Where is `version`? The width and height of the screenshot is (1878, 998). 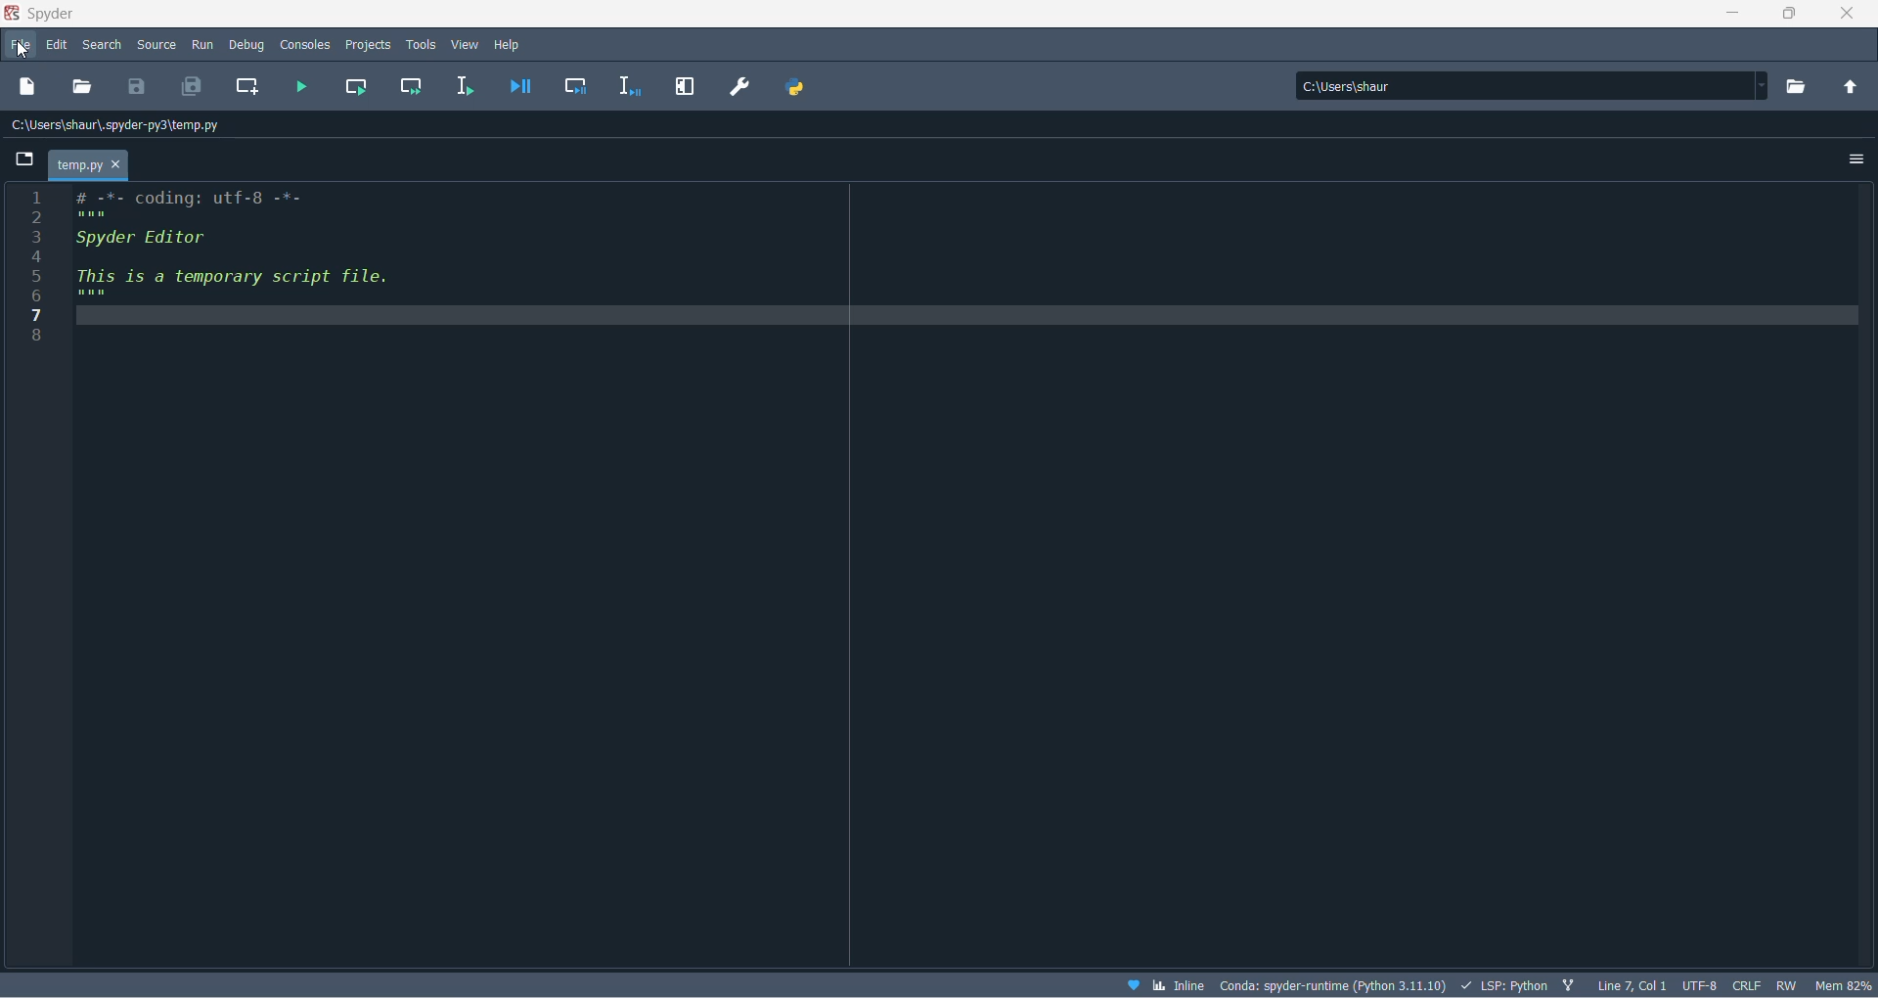
version is located at coordinates (1334, 984).